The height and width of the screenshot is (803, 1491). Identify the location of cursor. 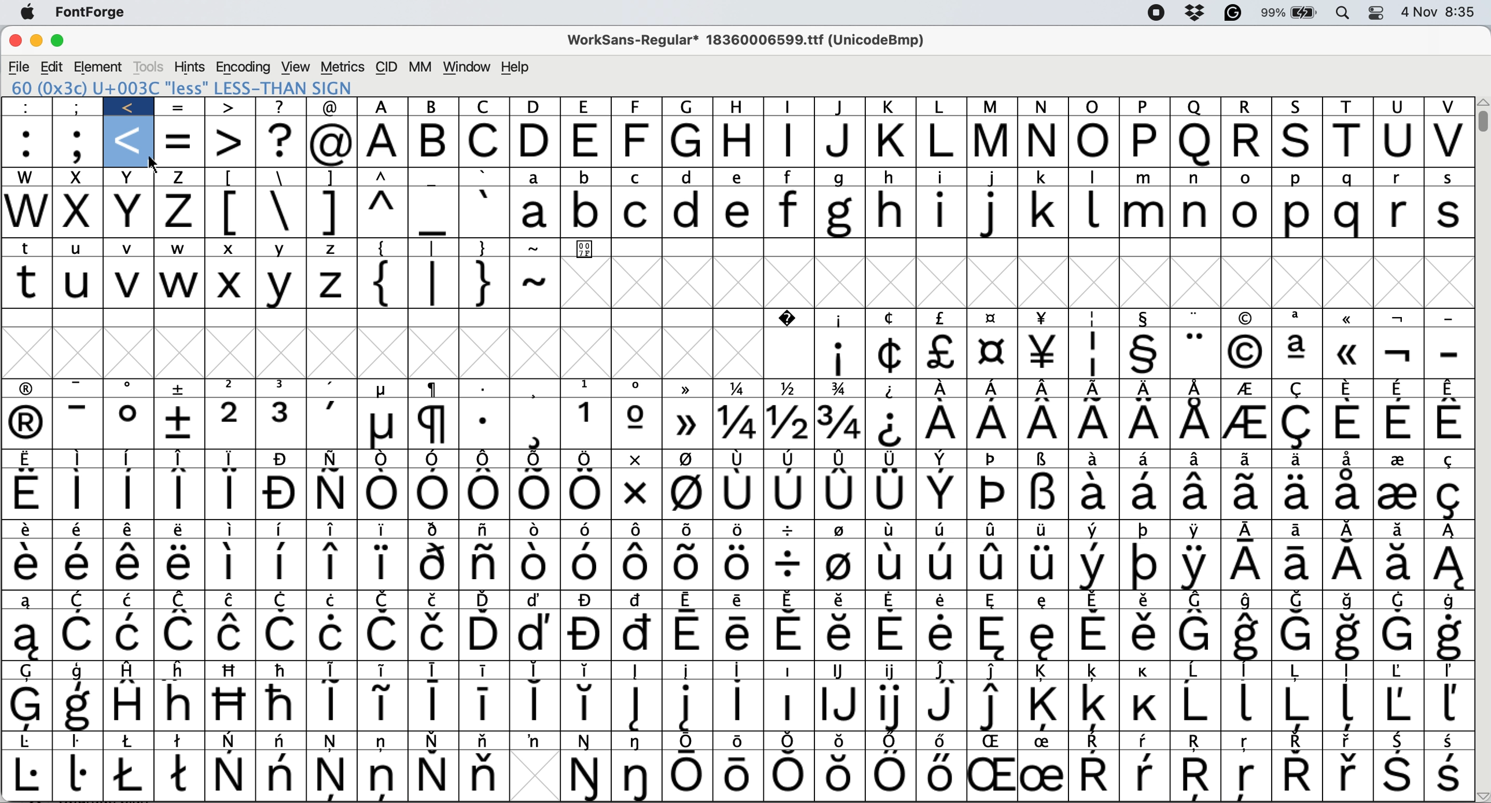
(153, 164).